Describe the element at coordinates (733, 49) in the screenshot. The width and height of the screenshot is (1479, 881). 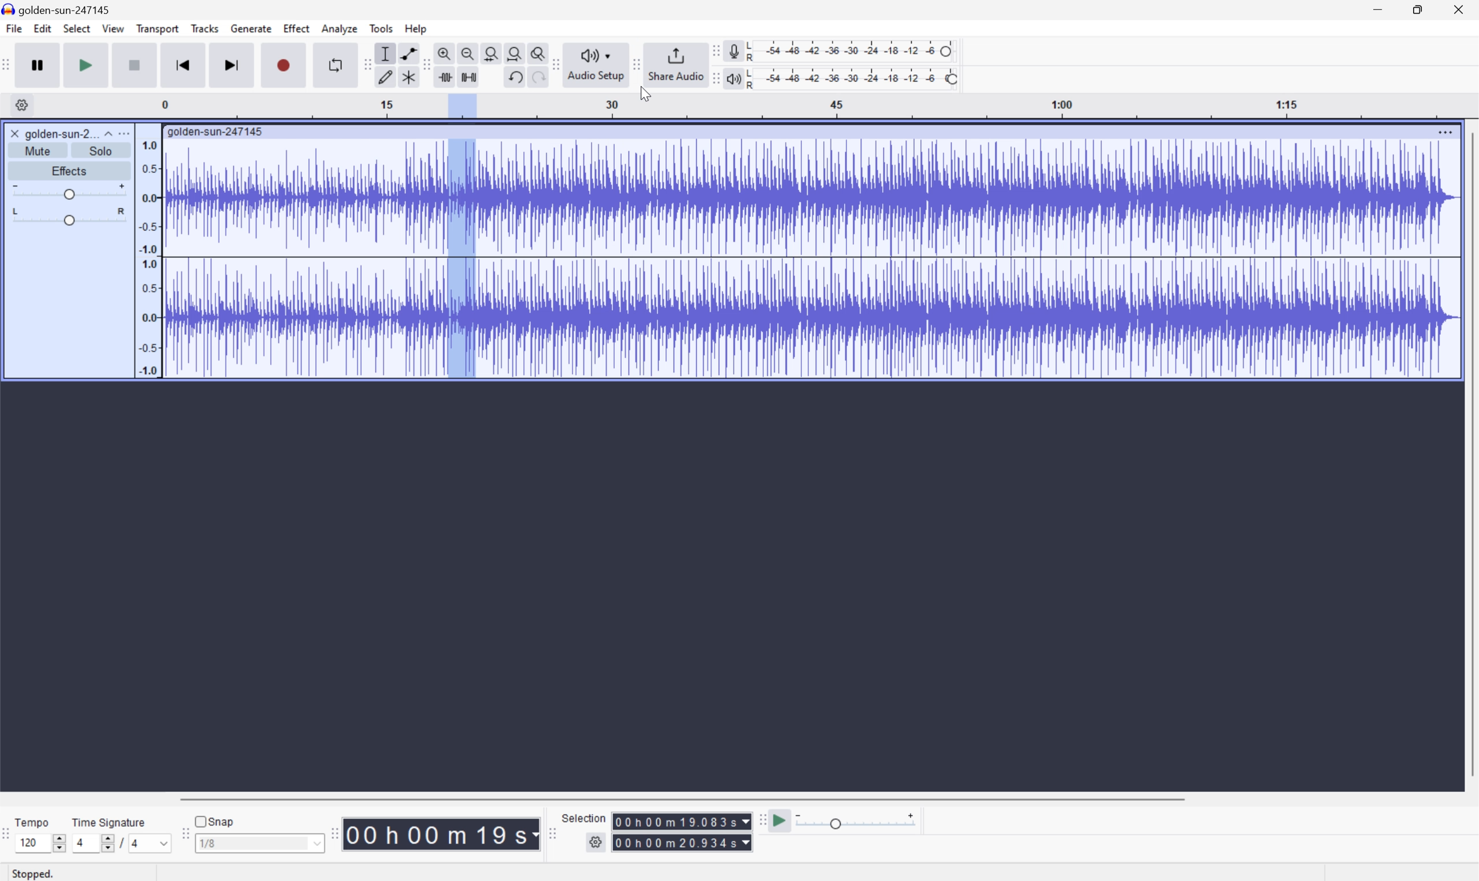
I see `Record Meter ` at that location.